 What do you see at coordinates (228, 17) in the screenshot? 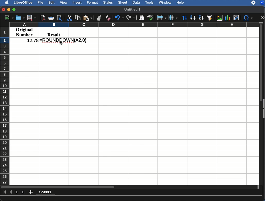
I see `Chart` at bounding box center [228, 17].